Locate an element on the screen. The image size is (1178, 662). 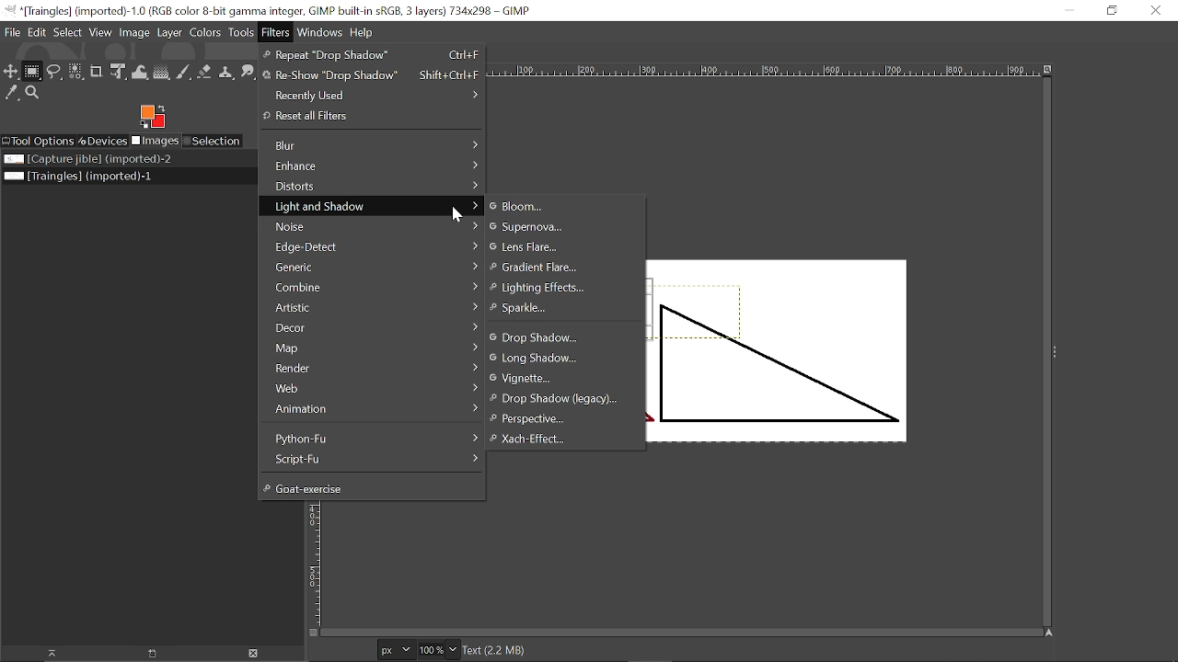
Current window is located at coordinates (271, 11).